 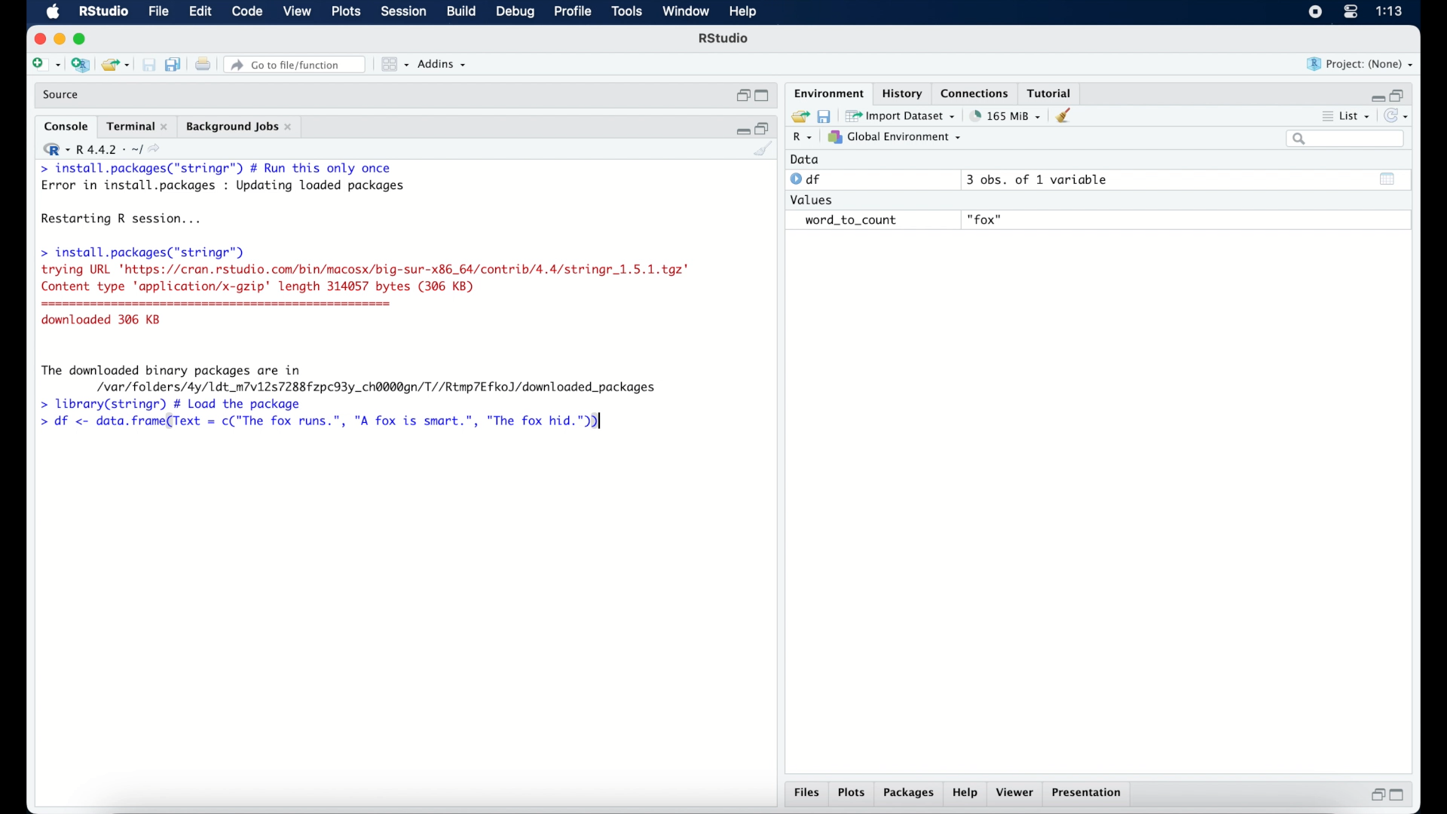 What do you see at coordinates (1315, 13) in the screenshot?
I see `screen recorder` at bounding box center [1315, 13].